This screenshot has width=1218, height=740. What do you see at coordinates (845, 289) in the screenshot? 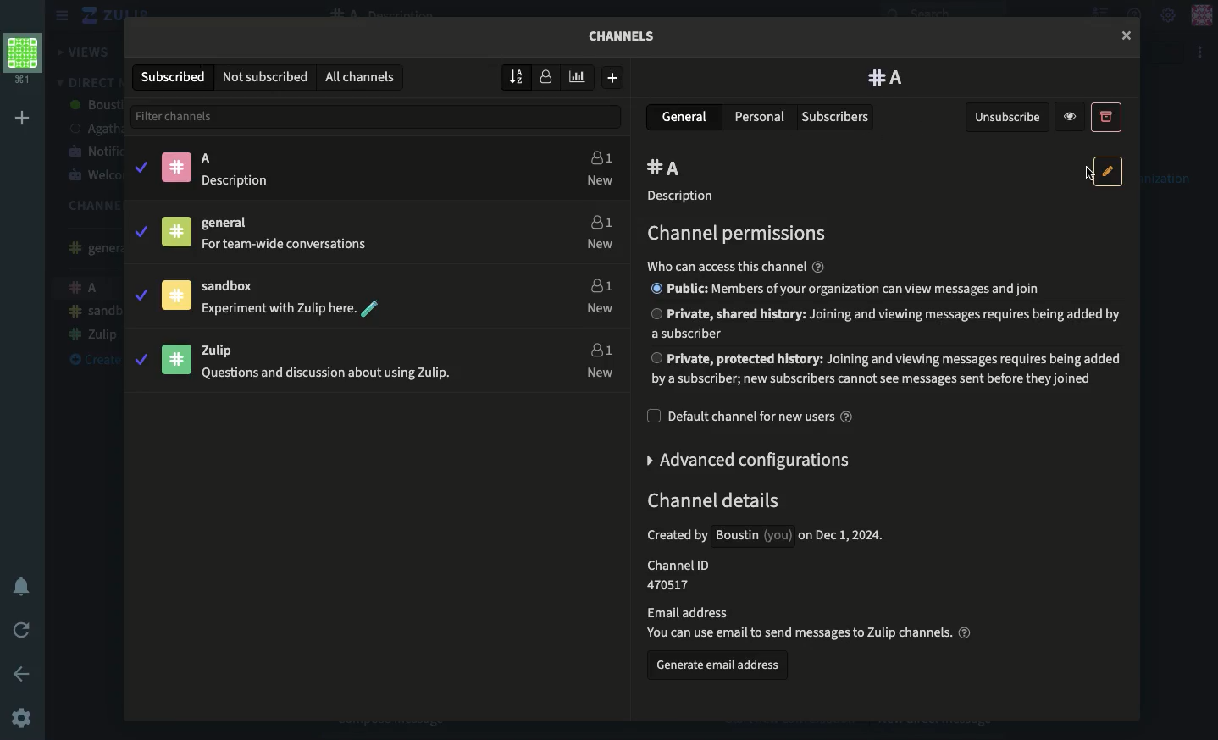
I see `® Public: Members of your organization can view messages and join` at bounding box center [845, 289].